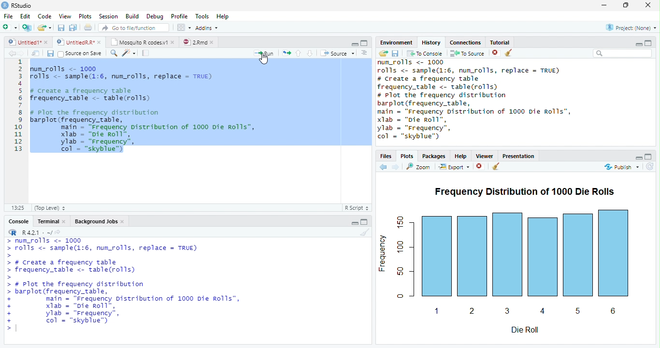 The width and height of the screenshot is (660, 348). Describe the element at coordinates (53, 221) in the screenshot. I see `Terminal` at that location.